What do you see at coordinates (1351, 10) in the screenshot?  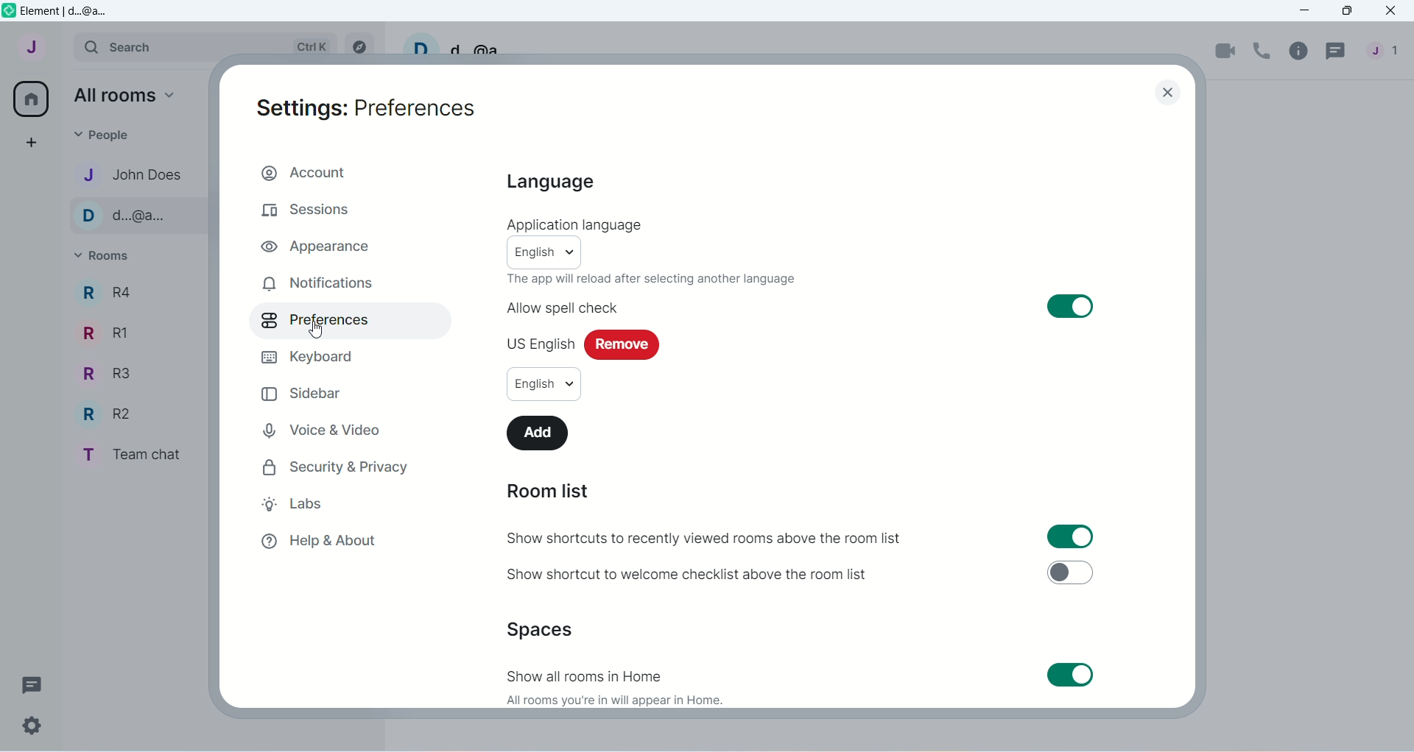 I see `Maximize` at bounding box center [1351, 10].